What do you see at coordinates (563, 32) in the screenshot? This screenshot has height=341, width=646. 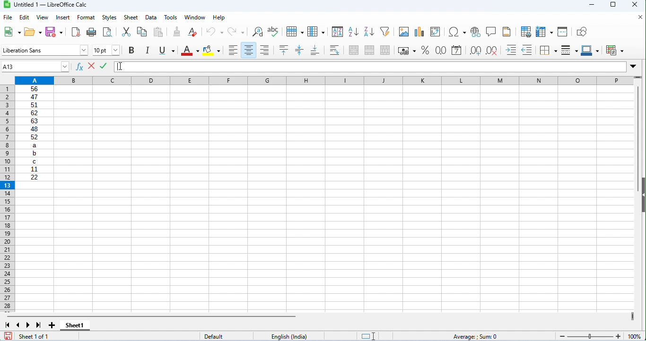 I see `split window` at bounding box center [563, 32].